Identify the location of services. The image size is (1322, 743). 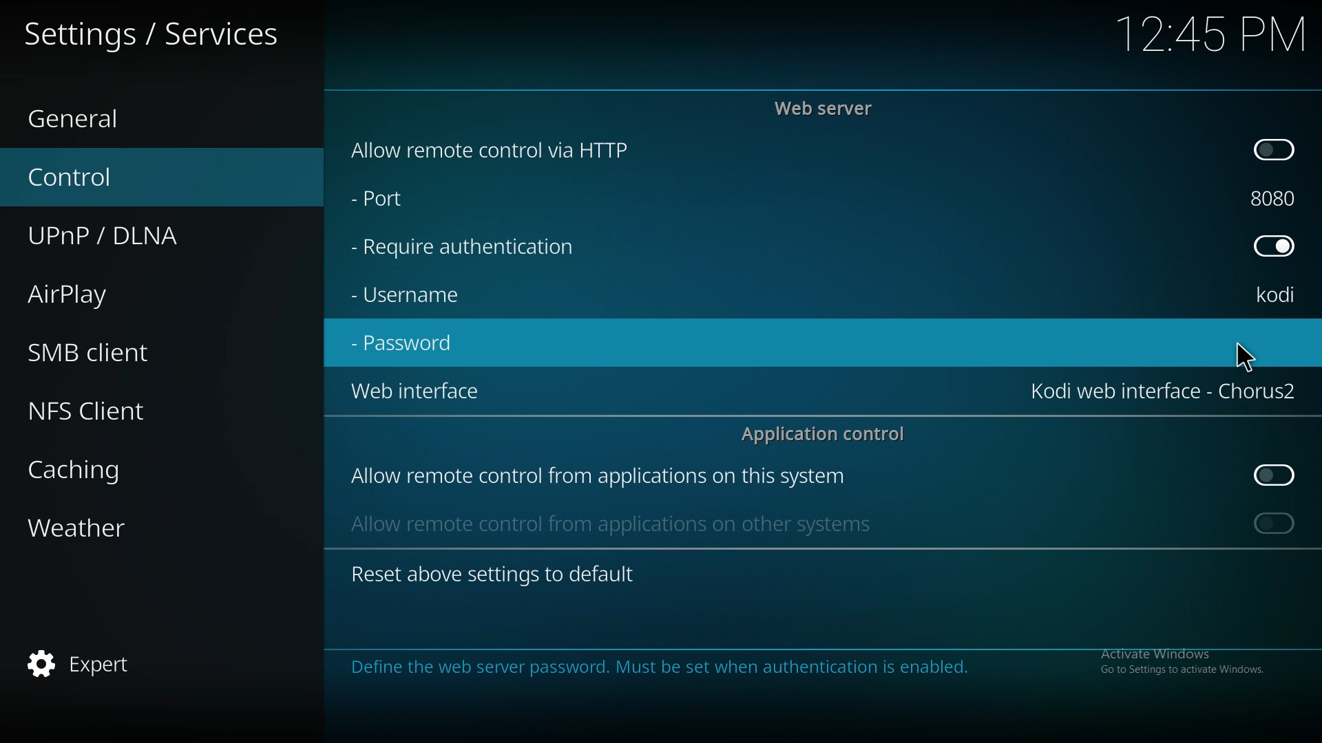
(158, 33).